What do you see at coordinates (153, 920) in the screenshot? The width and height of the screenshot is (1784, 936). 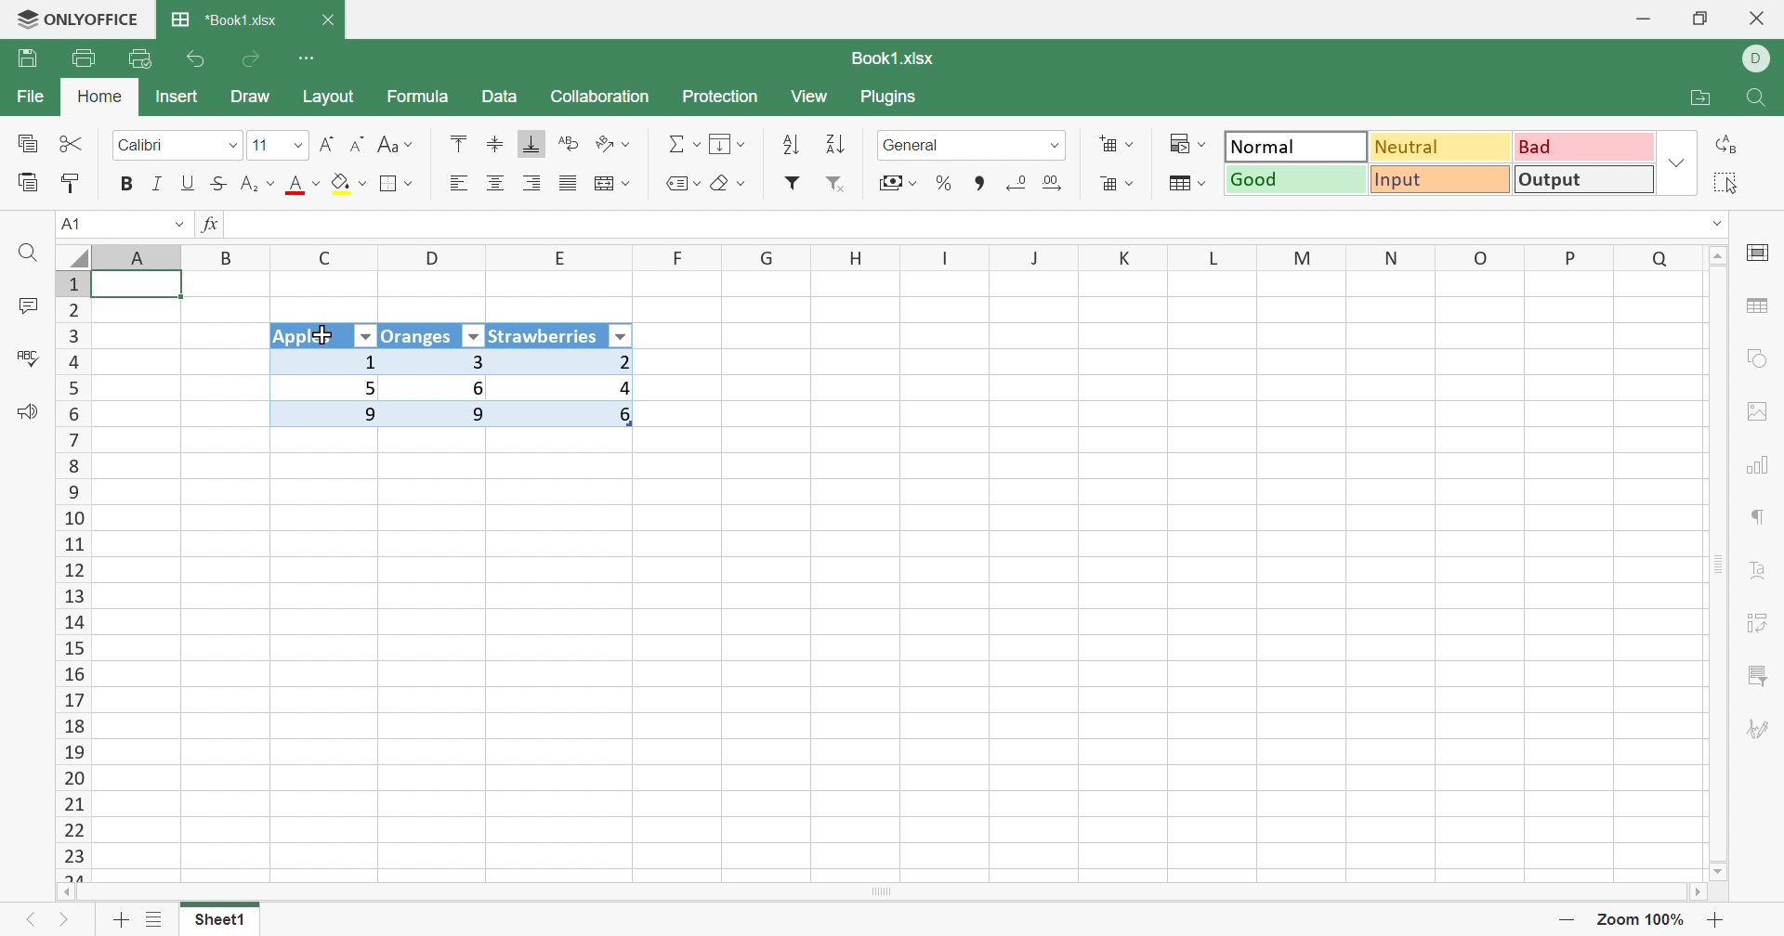 I see `List of sheets` at bounding box center [153, 920].